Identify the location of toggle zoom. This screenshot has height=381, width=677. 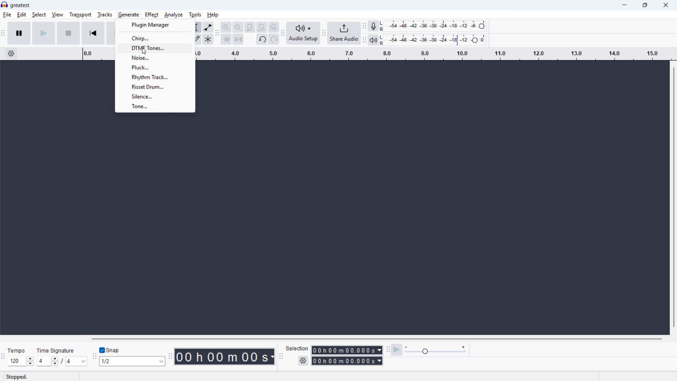
(274, 27).